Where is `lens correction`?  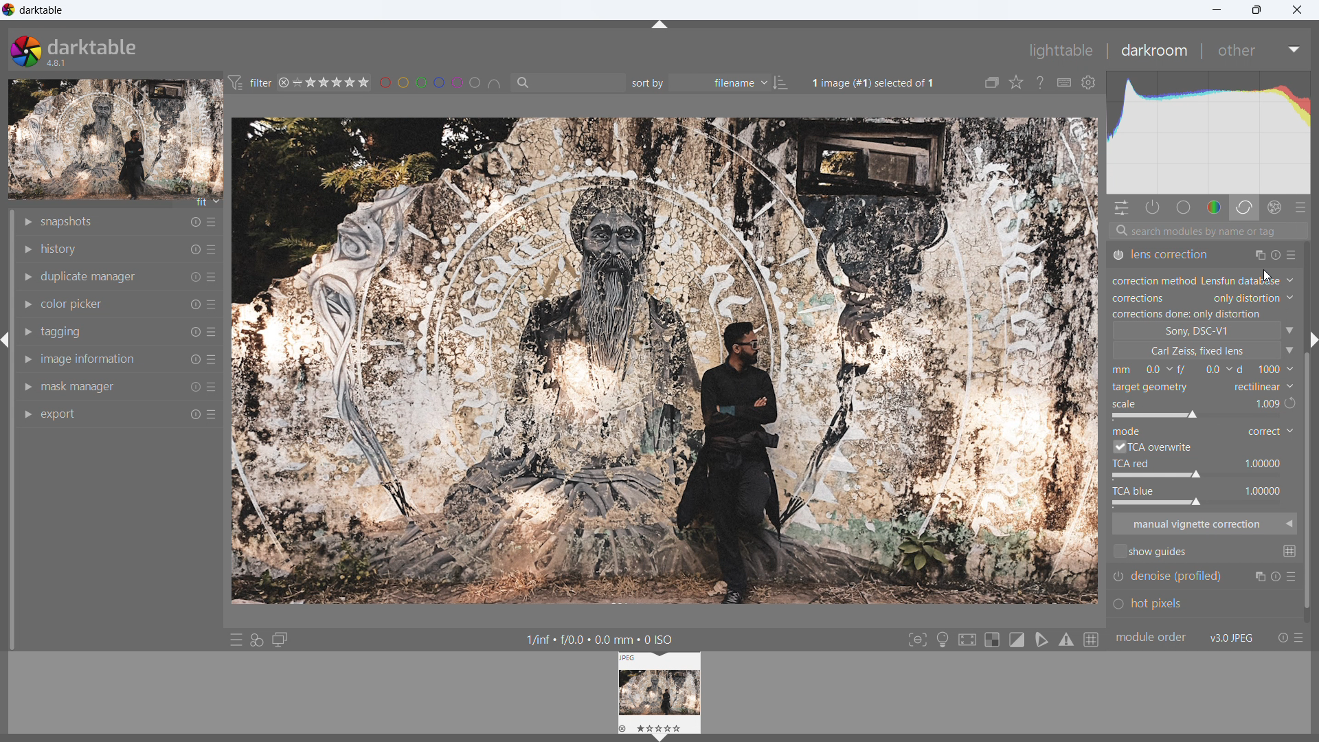 lens correction is located at coordinates (1205, 257).